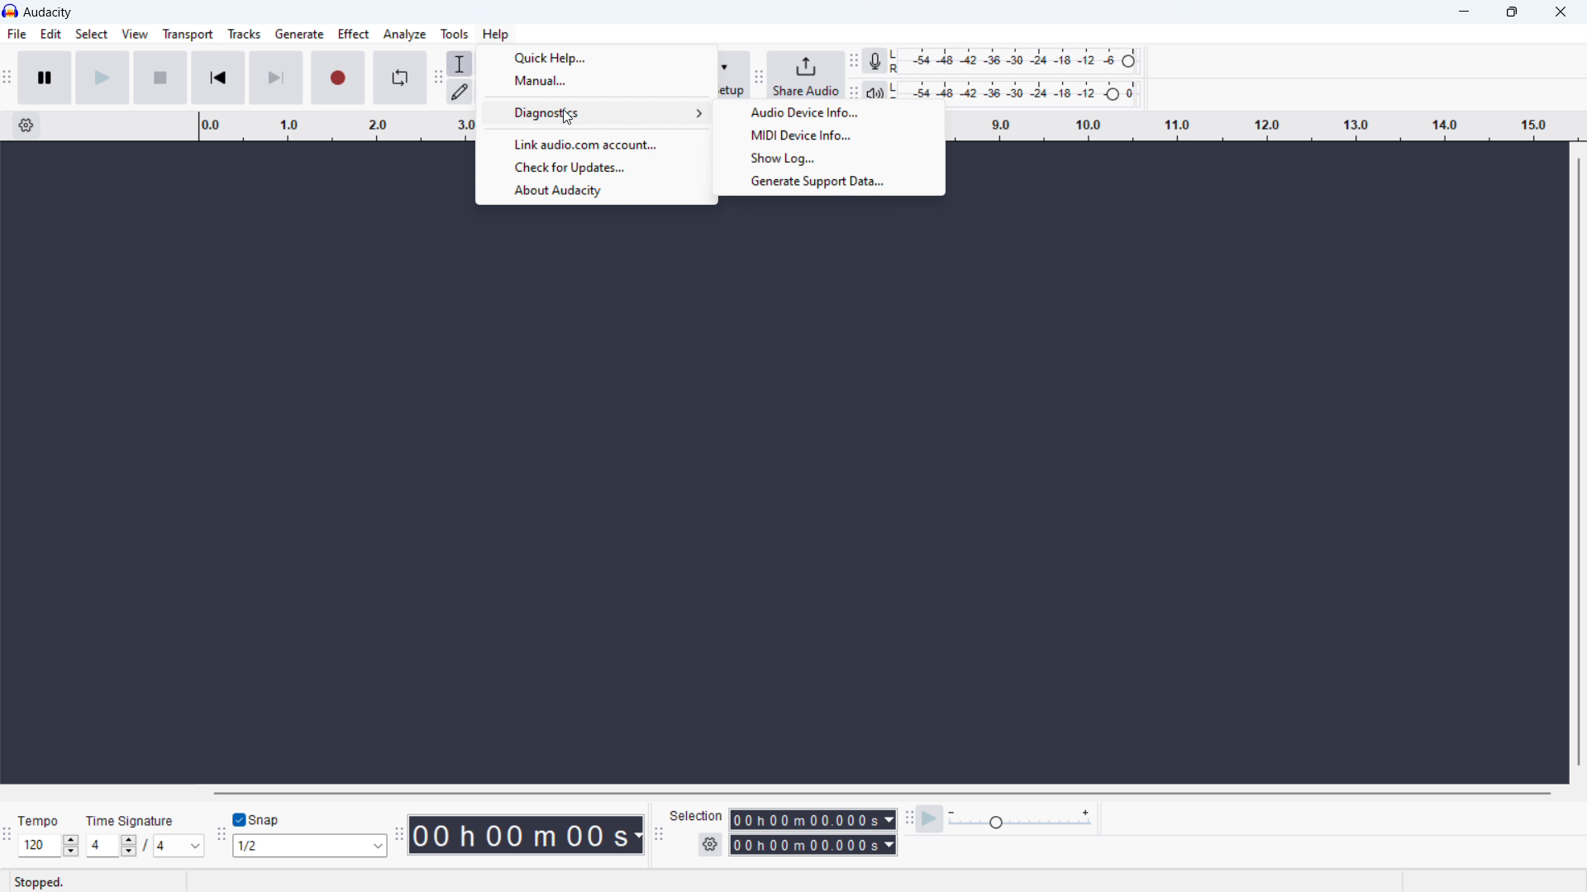 This screenshot has width=1587, height=892. I want to click on generate support data, so click(829, 183).